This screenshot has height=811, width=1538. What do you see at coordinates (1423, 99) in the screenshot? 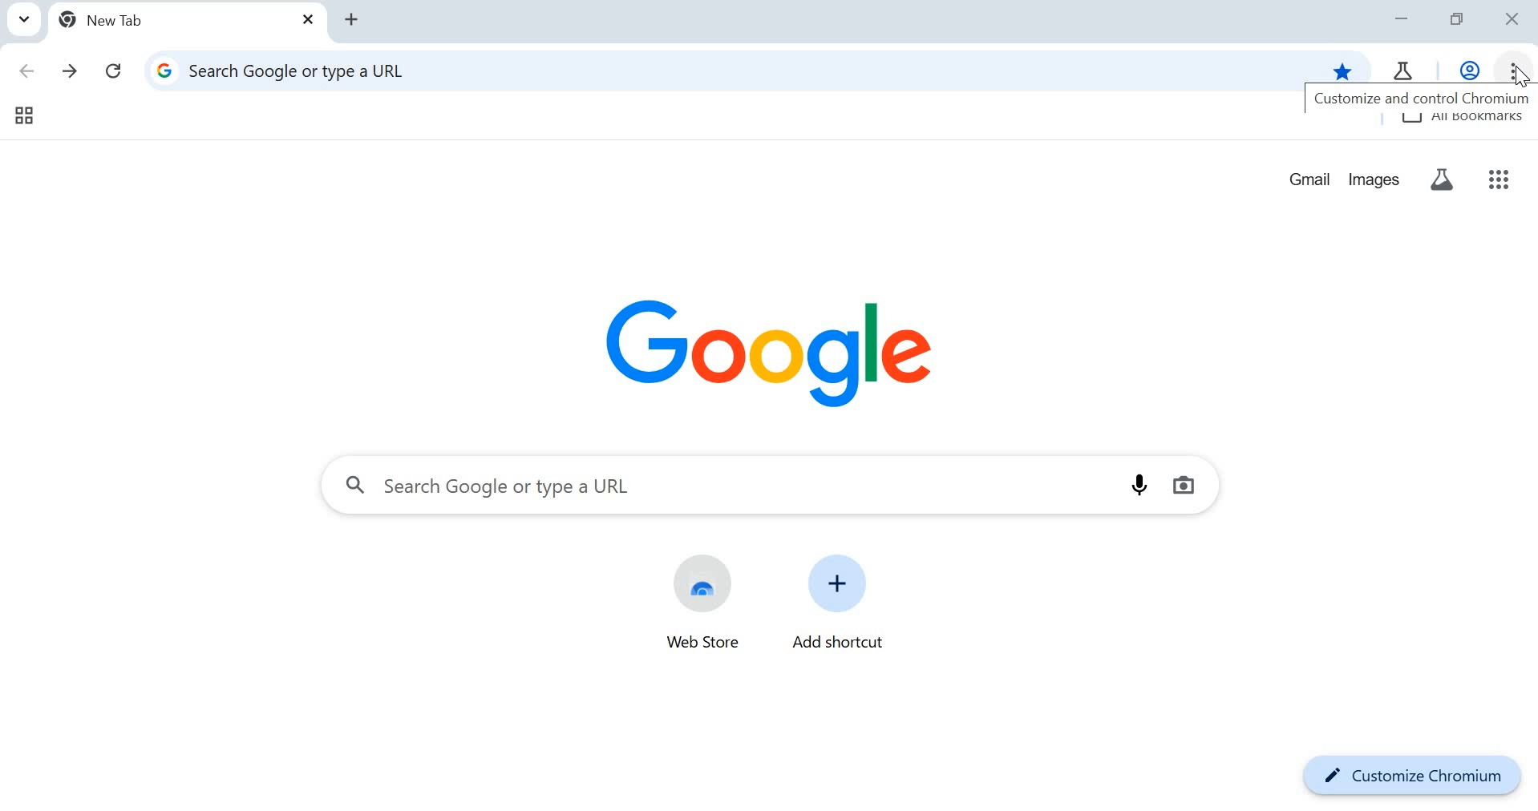
I see `customize and control chromium` at bounding box center [1423, 99].